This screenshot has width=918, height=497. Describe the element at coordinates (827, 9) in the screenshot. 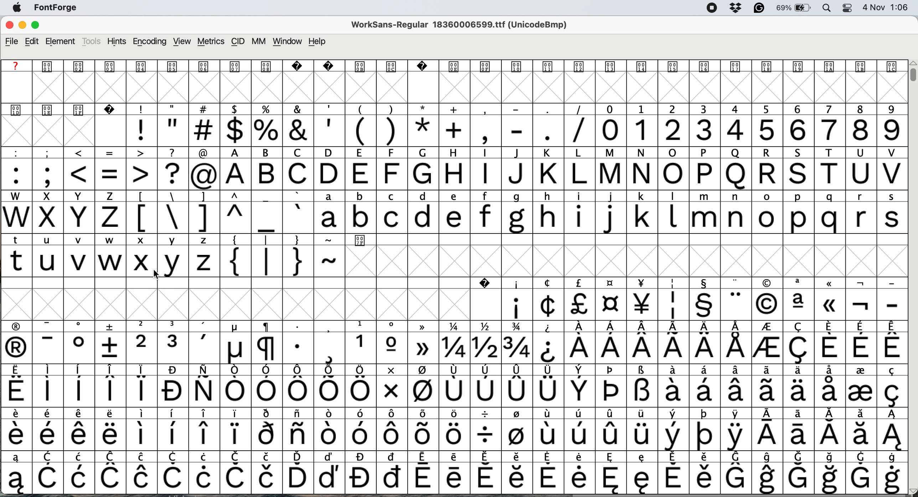

I see `spotlight search` at that location.